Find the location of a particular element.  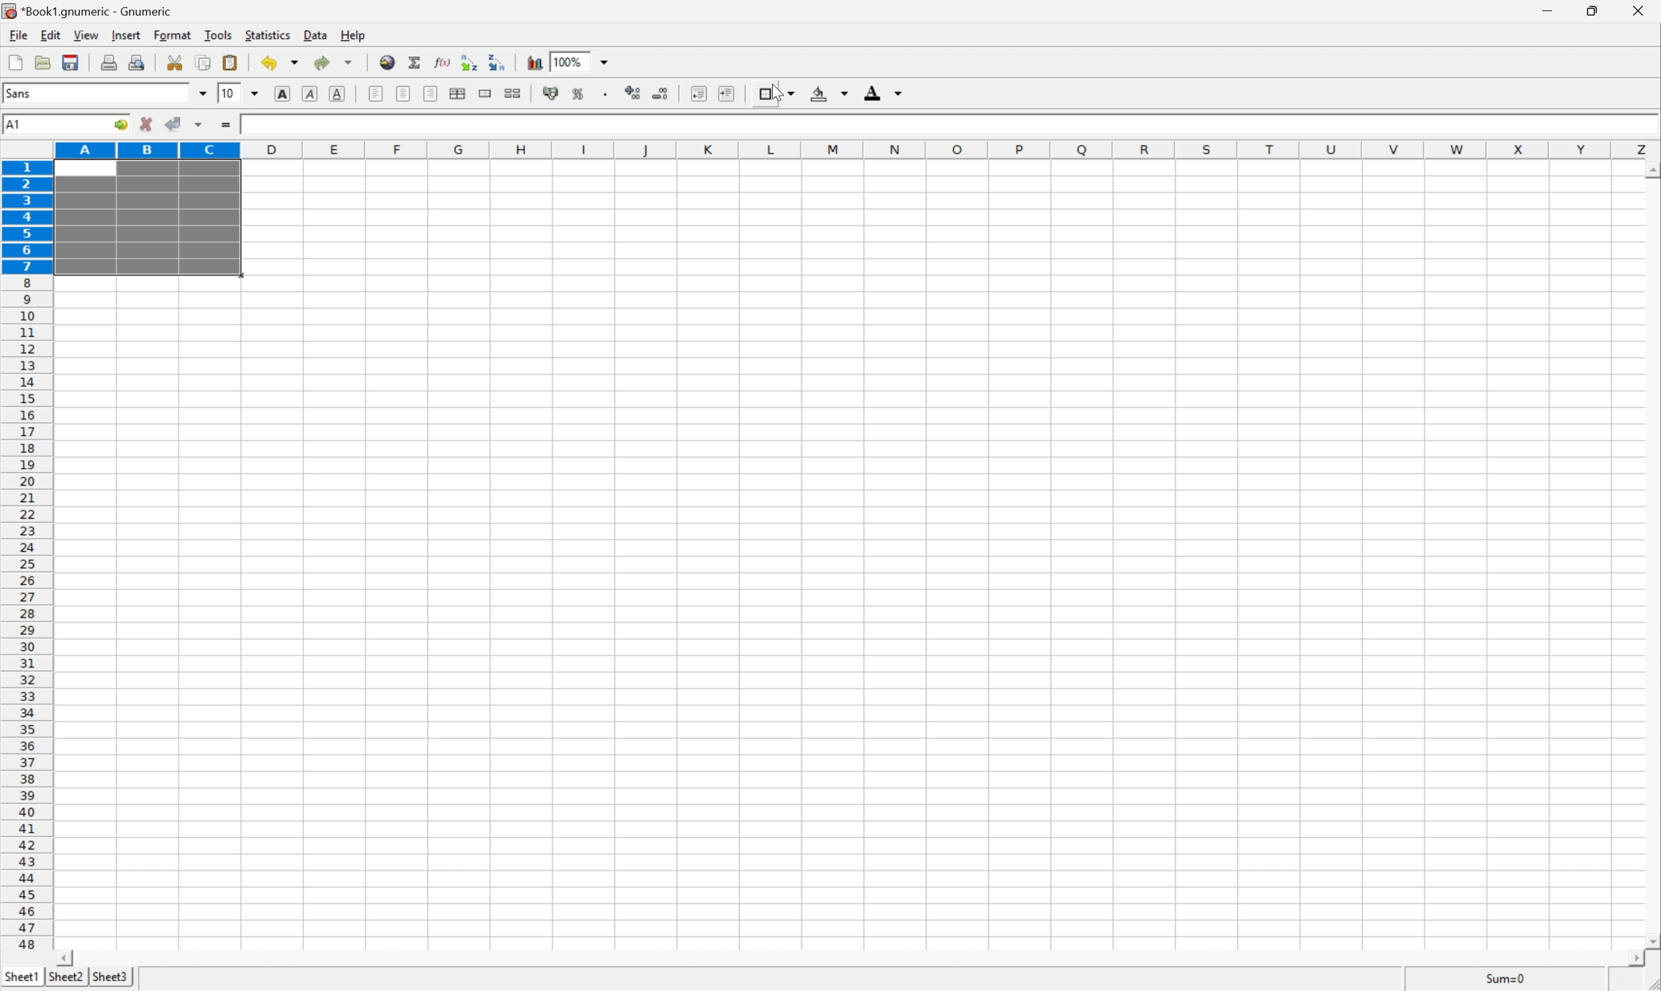

sheet1 is located at coordinates (21, 979).